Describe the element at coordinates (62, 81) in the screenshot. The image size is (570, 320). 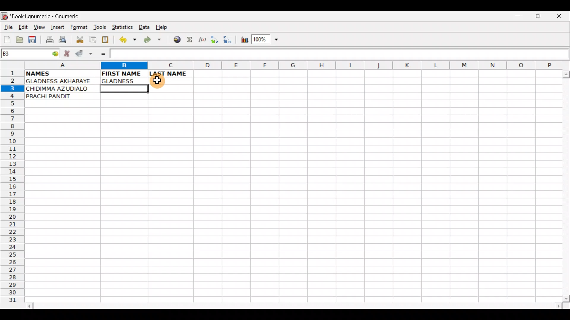
I see `GLADNESS AKHARAYE` at that location.